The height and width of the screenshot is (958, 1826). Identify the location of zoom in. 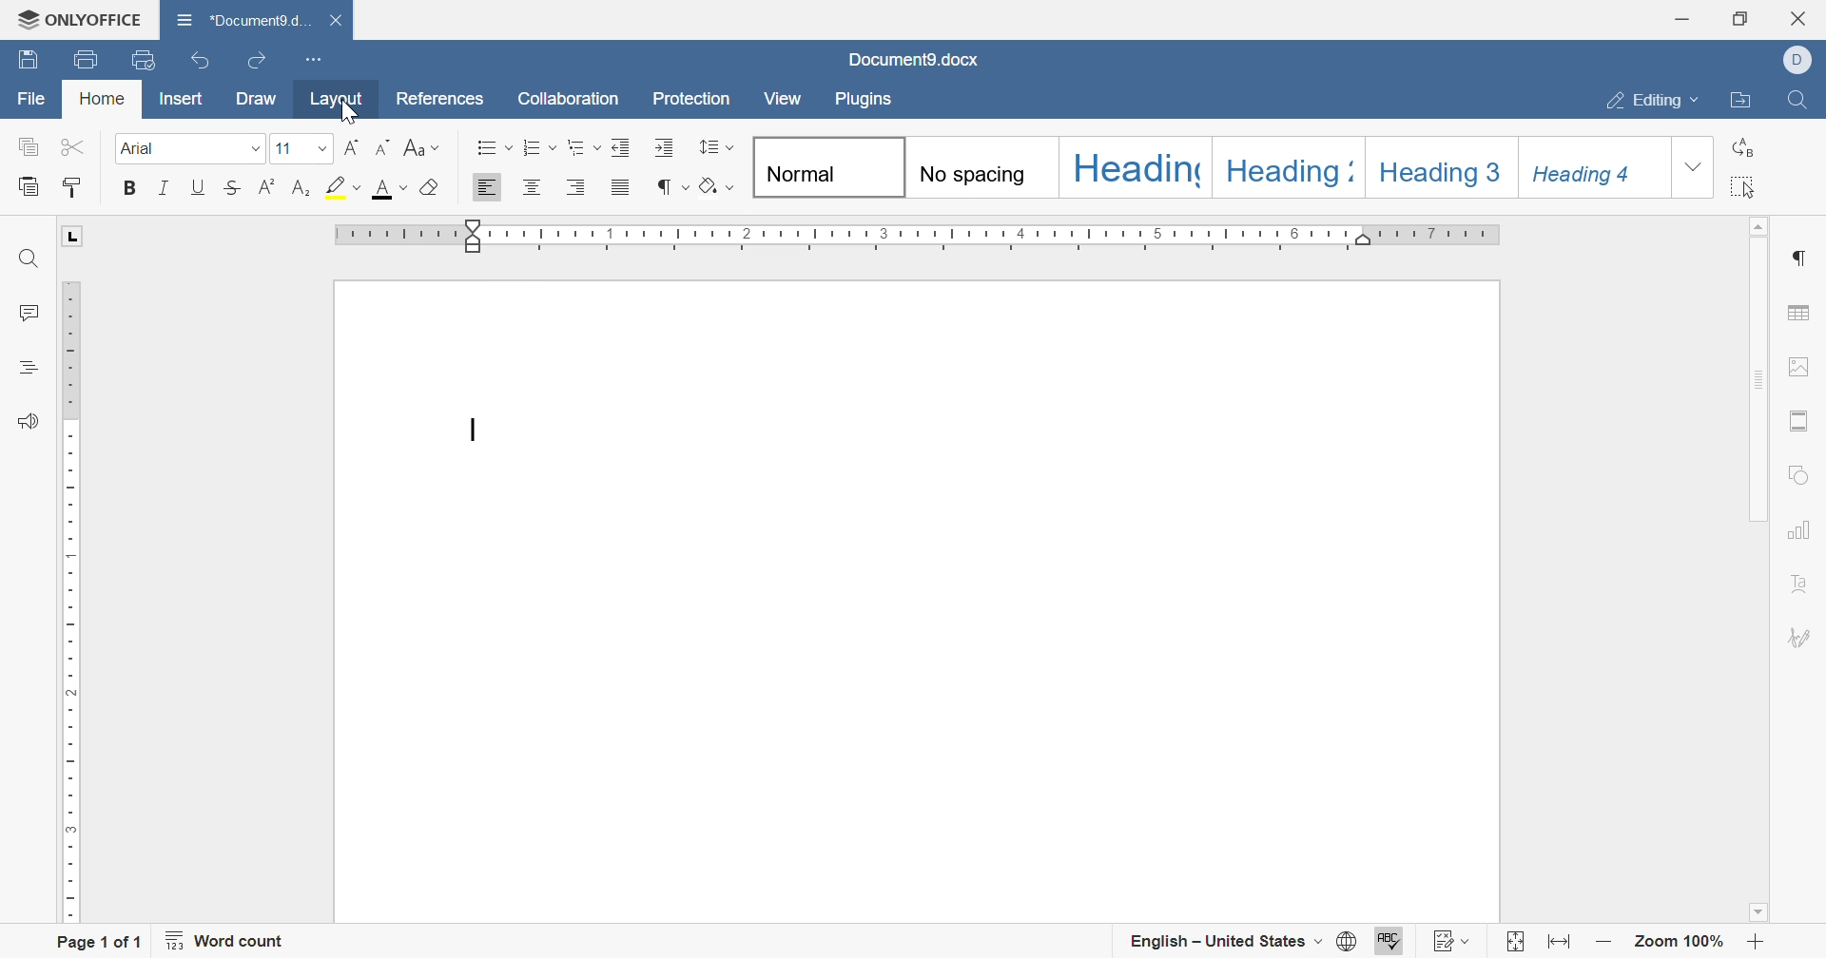
(1756, 945).